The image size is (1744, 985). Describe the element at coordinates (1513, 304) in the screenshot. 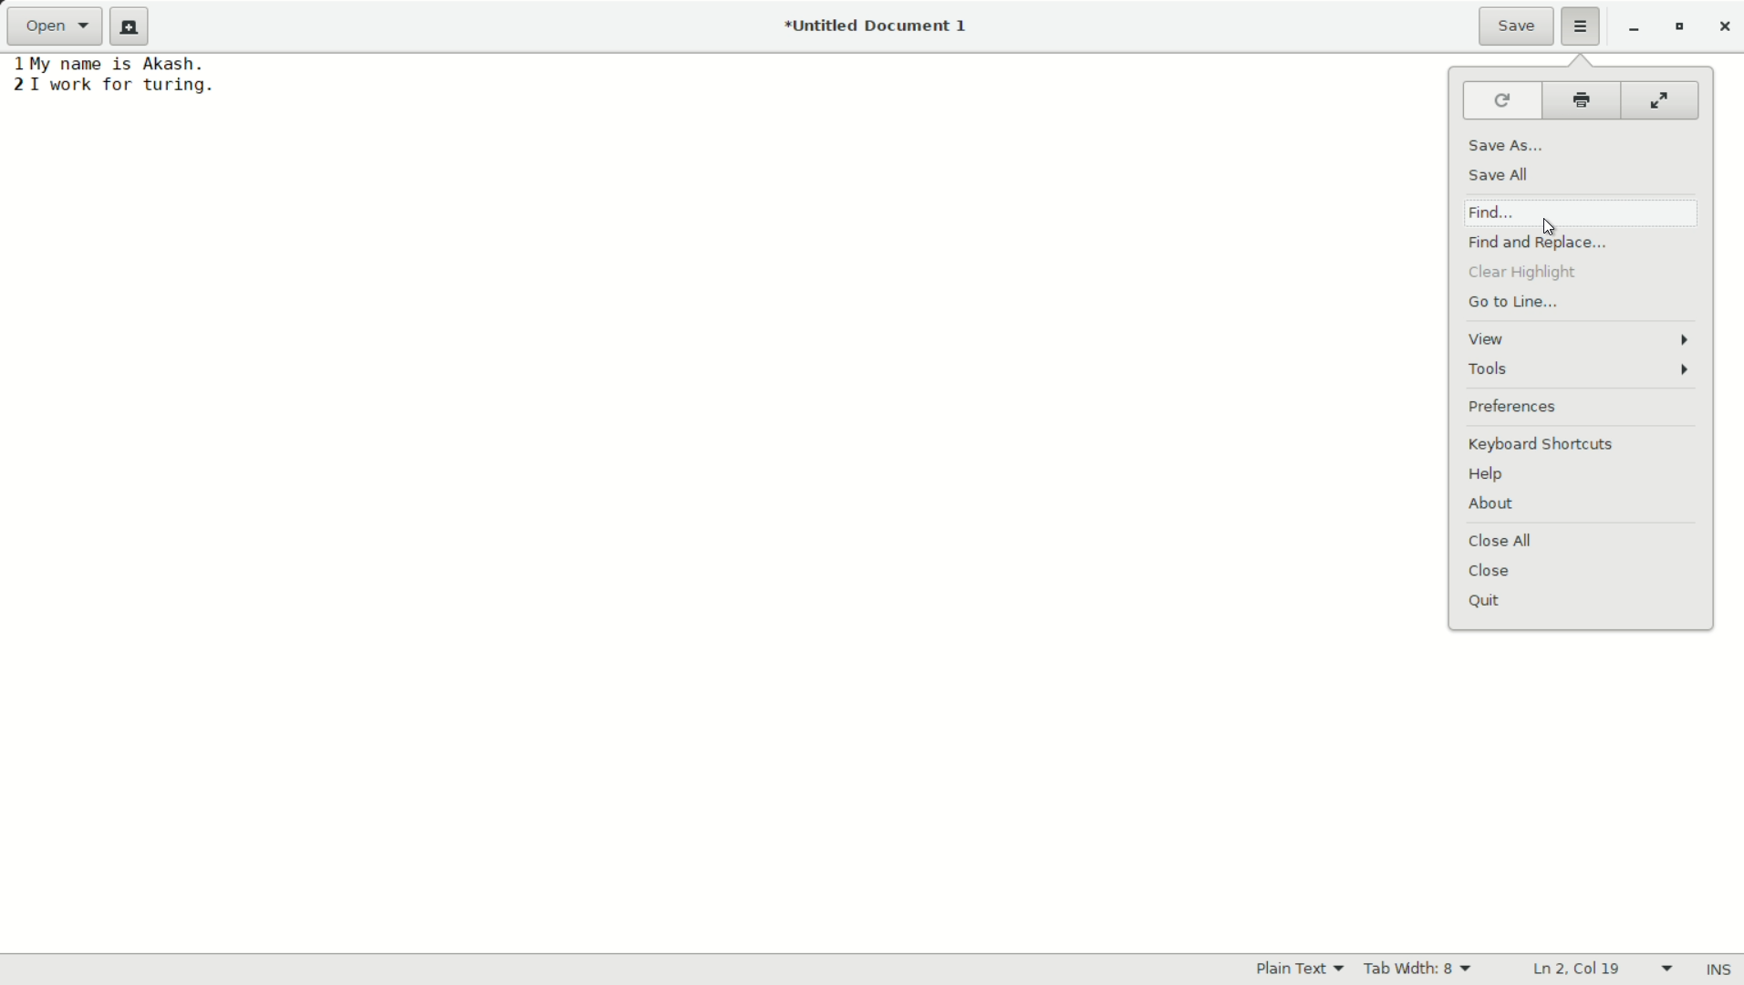

I see `go to line` at that location.